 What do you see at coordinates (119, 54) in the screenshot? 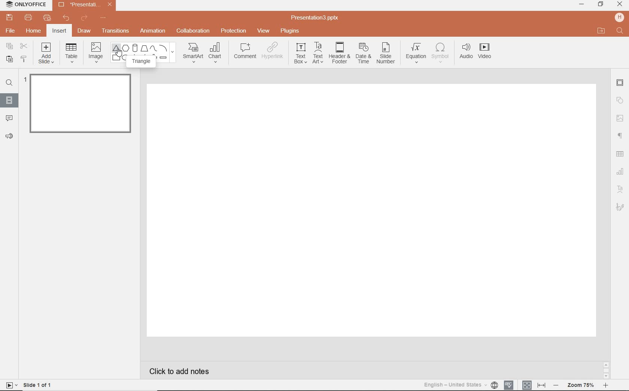
I see `mouse pointer` at bounding box center [119, 54].